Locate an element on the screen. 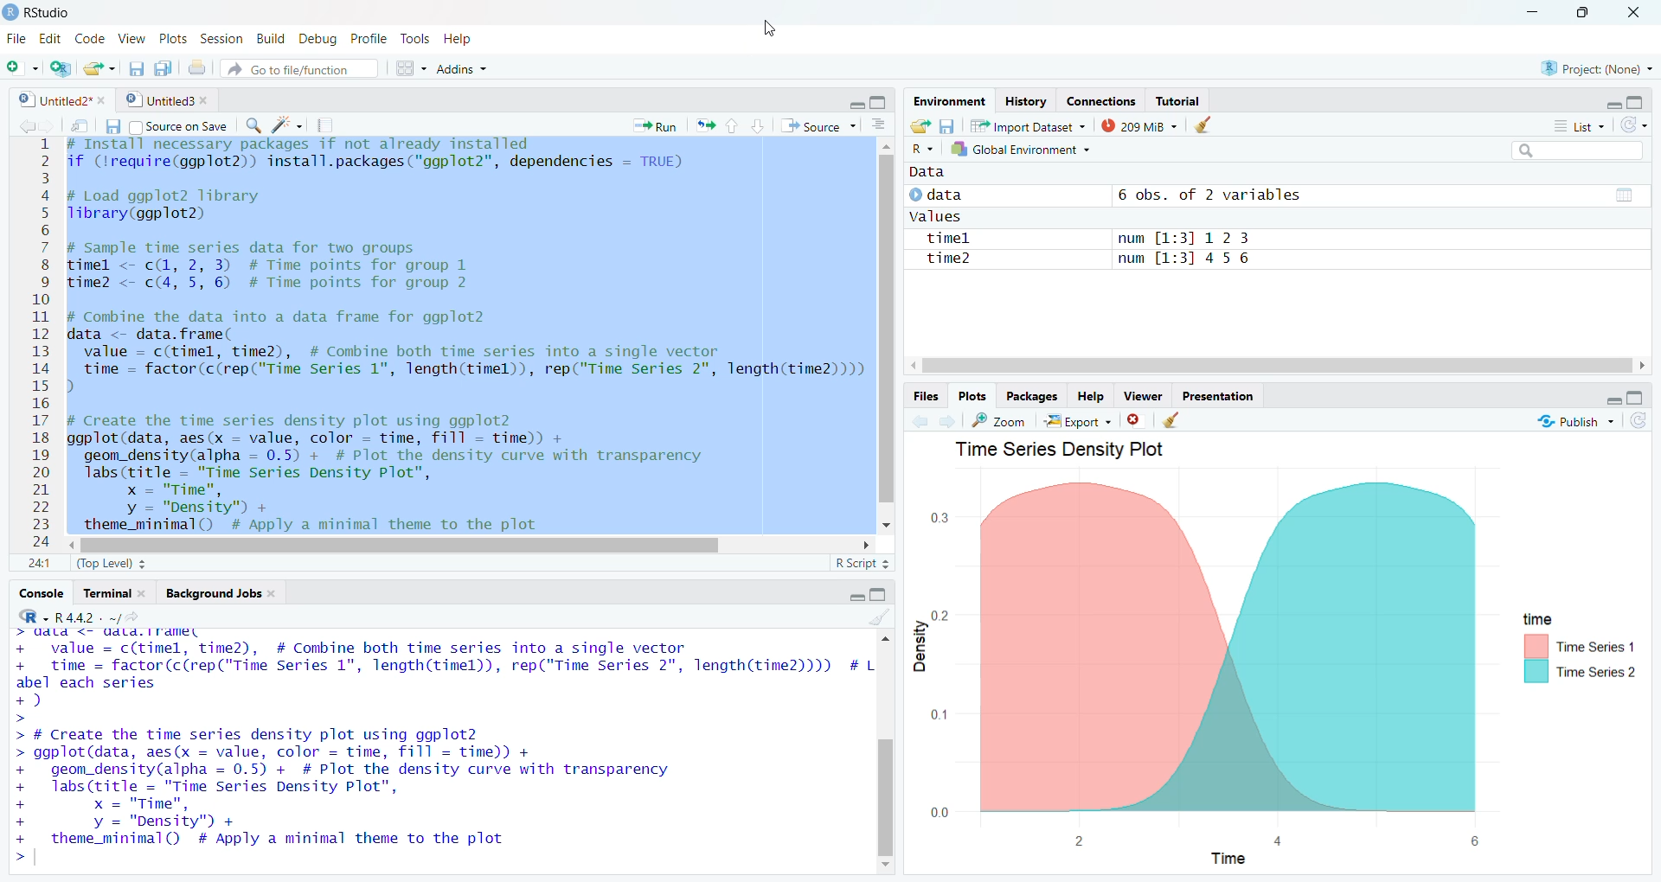 Image resolution: width=1661 pixels, height=882 pixels. Source is located at coordinates (817, 125).